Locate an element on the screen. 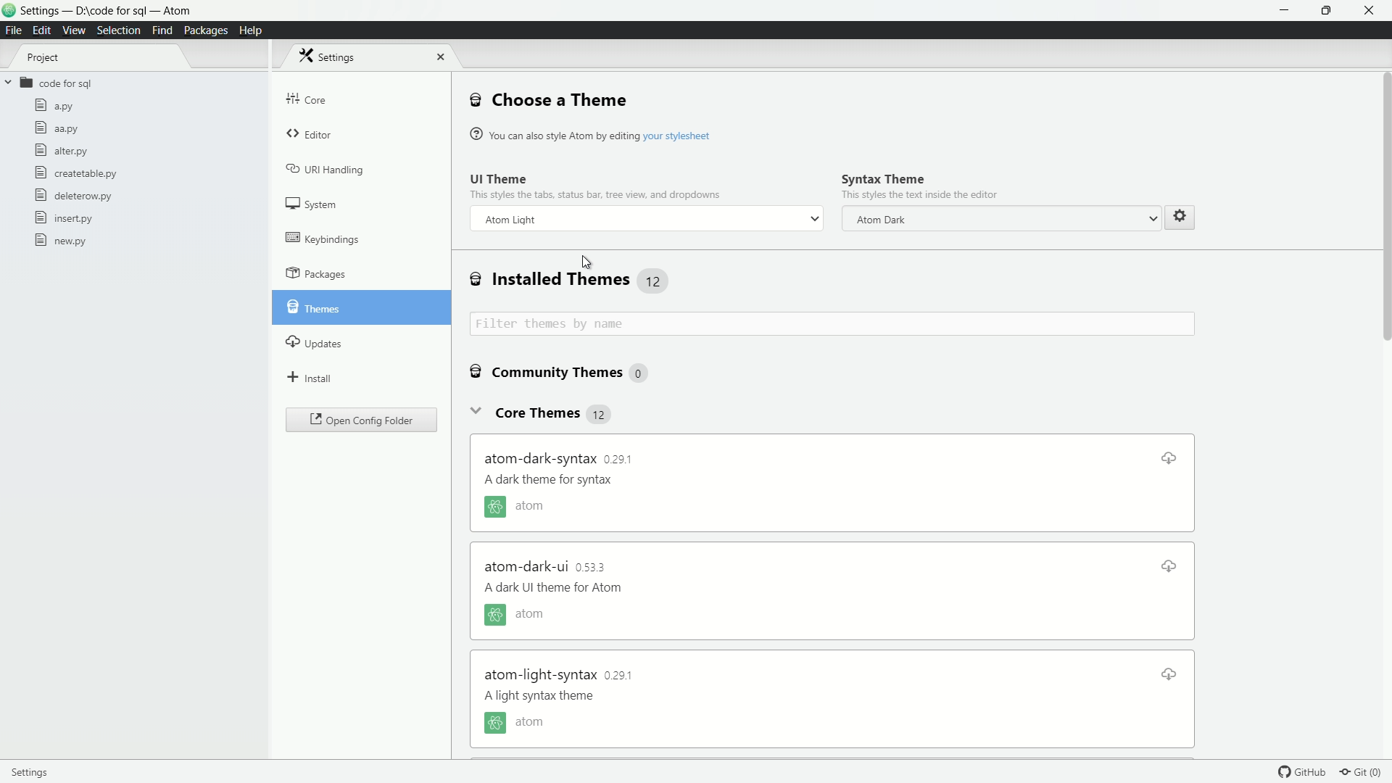  download is located at coordinates (1166, 673).